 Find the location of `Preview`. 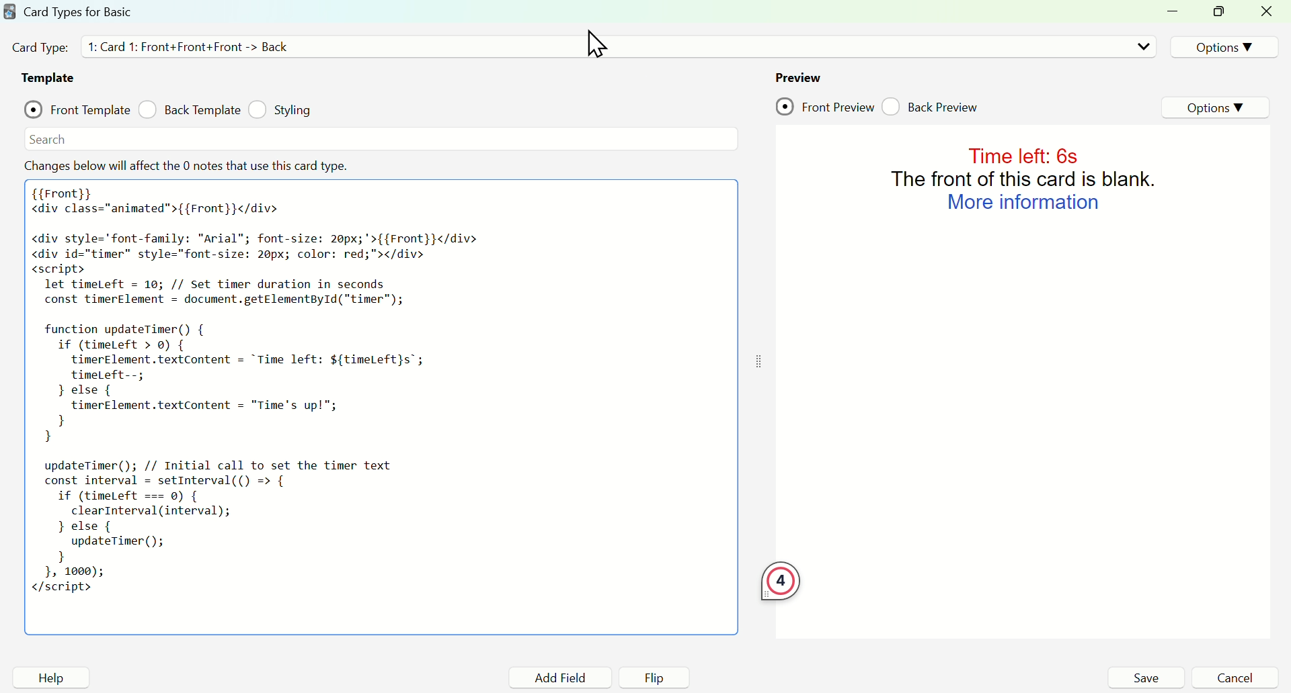

Preview is located at coordinates (798, 77).